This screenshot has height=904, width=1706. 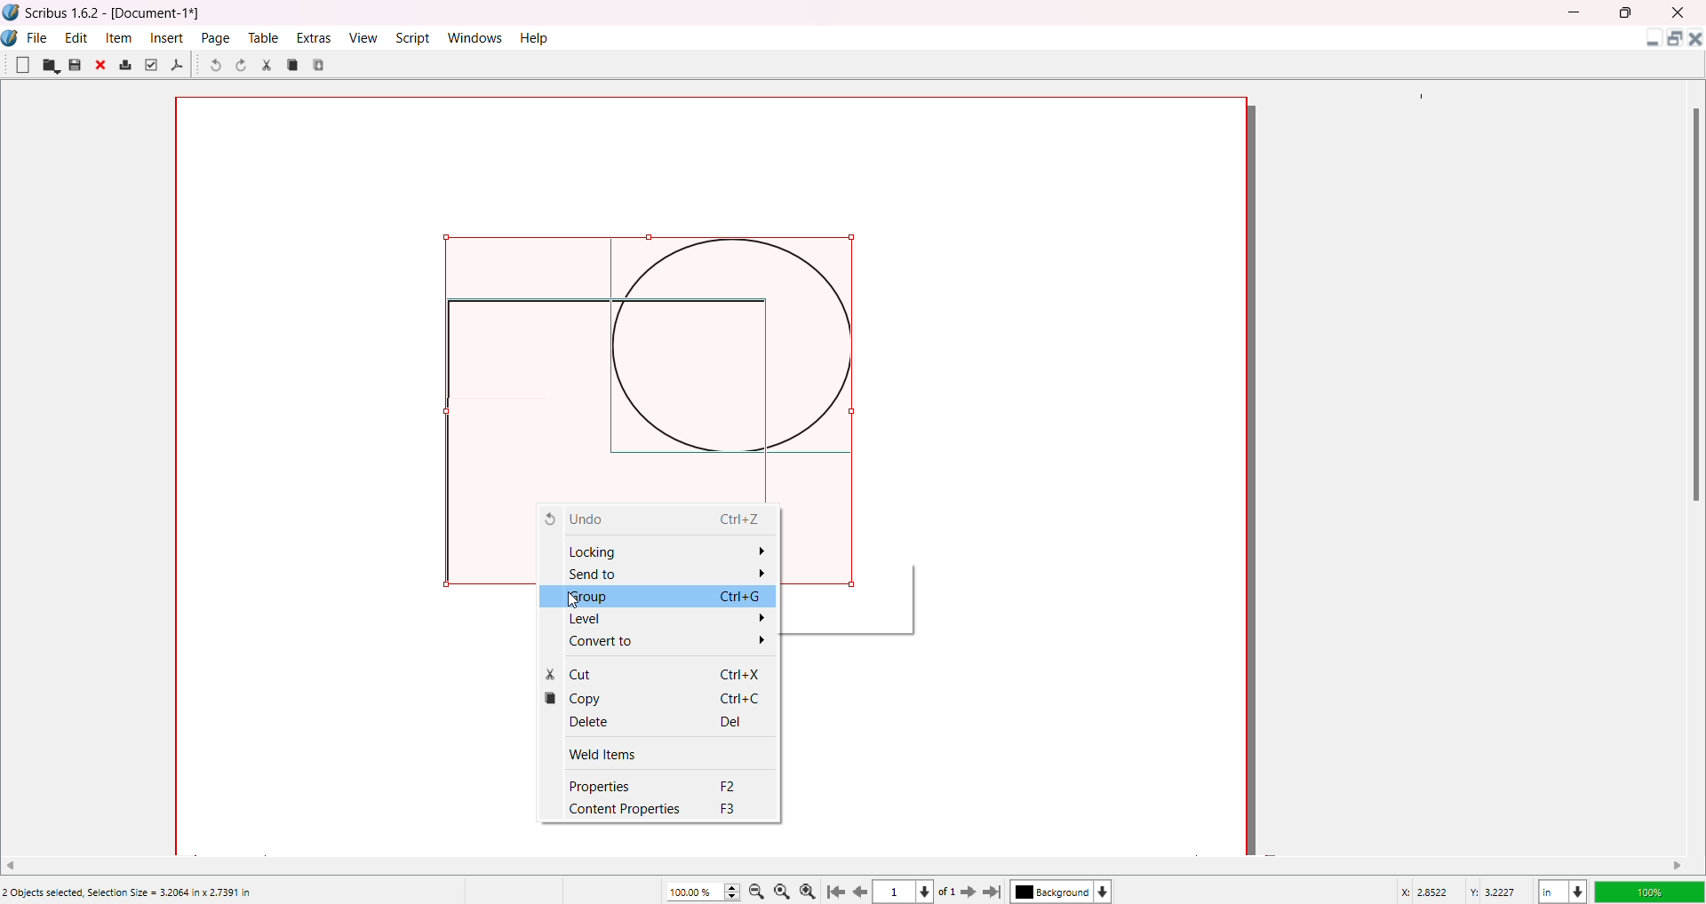 I want to click on Logo, so click(x=12, y=12).